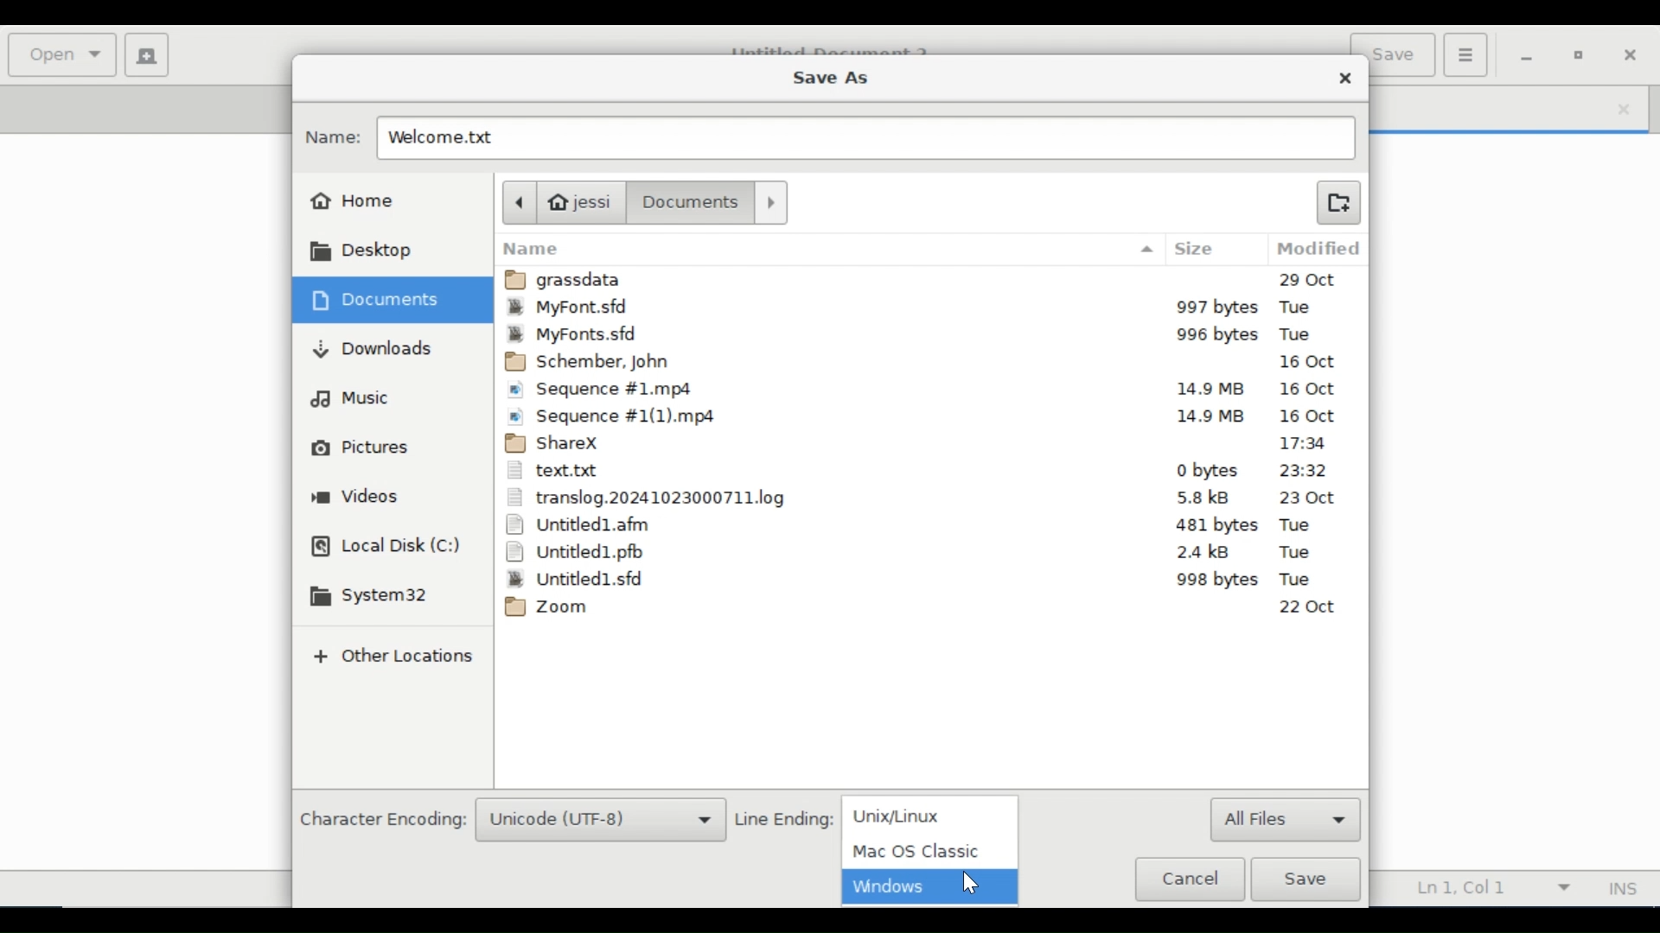 The width and height of the screenshot is (1660, 933). I want to click on translog.2024102410323000711.log 5.8kB 23Oct, so click(925, 498).